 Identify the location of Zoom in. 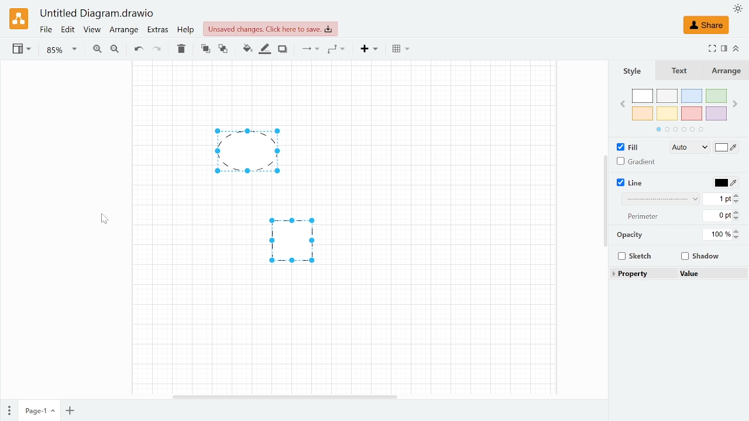
(97, 49).